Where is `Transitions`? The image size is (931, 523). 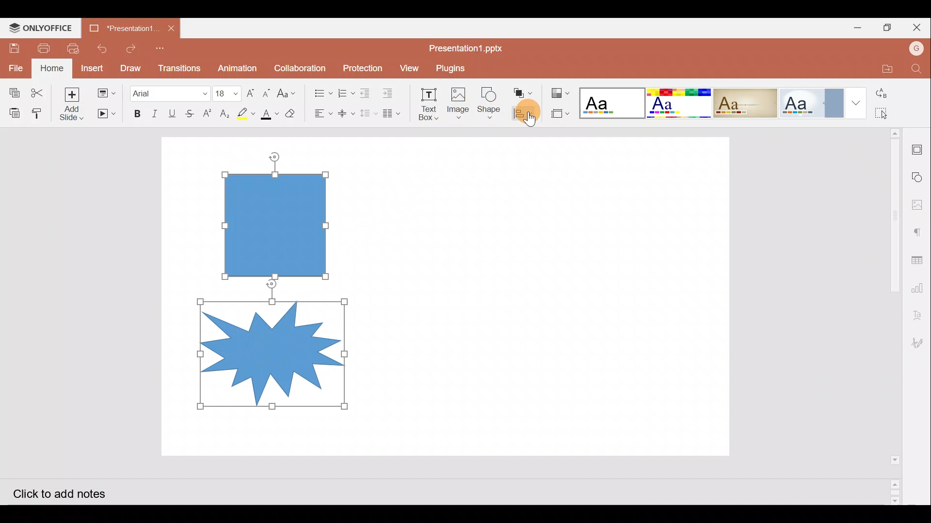 Transitions is located at coordinates (178, 66).